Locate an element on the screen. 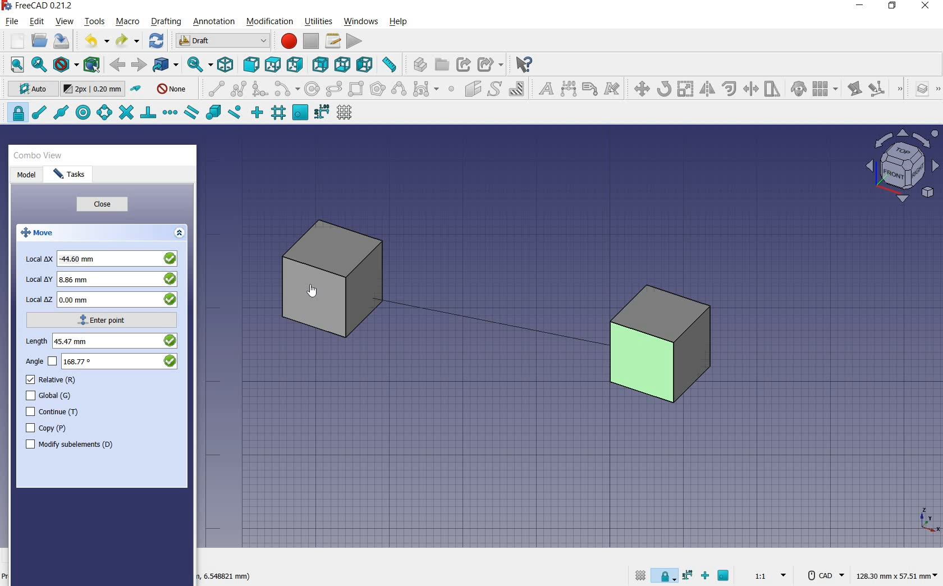  dimension is located at coordinates (569, 89).